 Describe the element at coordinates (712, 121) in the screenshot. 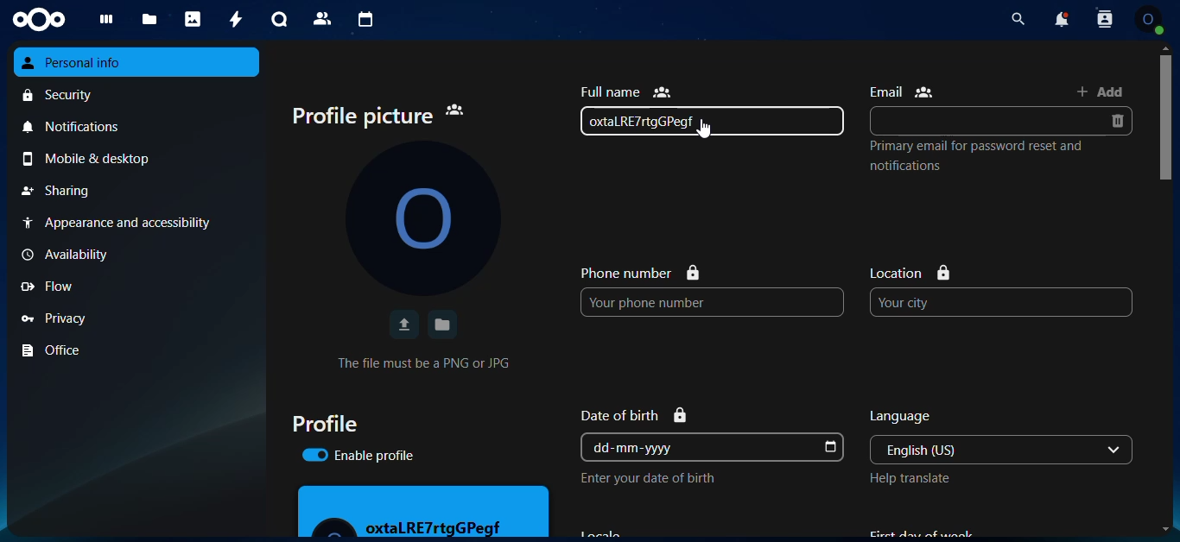

I see `oxtalLRE7rtgGPegf` at that location.